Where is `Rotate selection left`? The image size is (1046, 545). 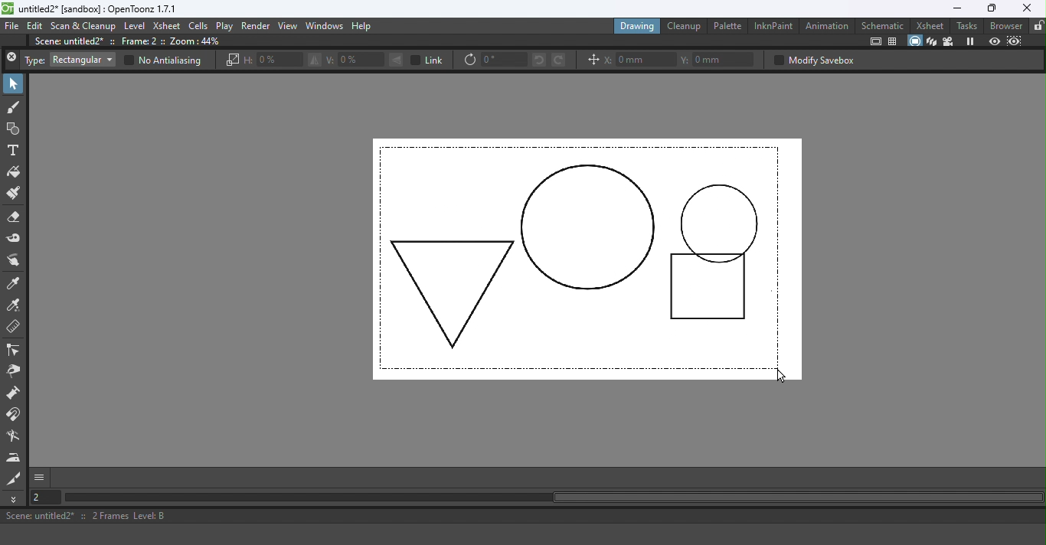
Rotate selection left is located at coordinates (538, 59).